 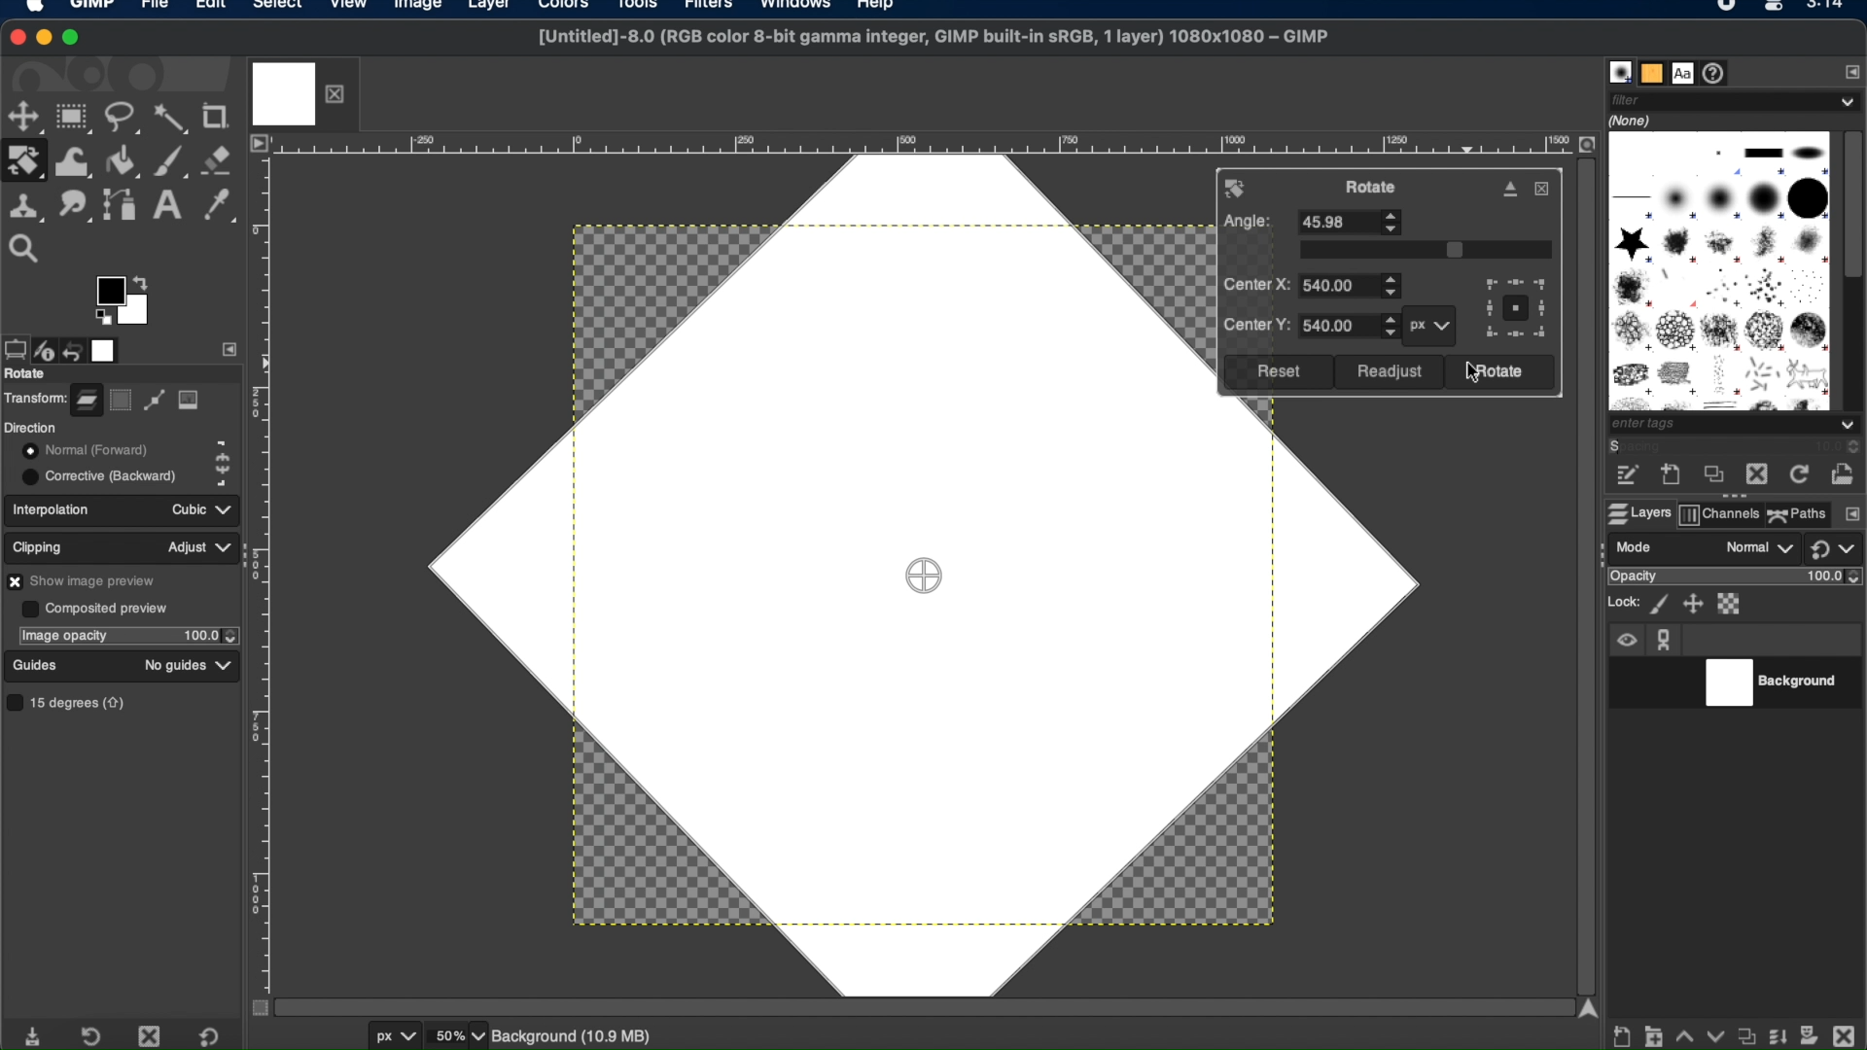 What do you see at coordinates (1714, 1035) in the screenshot?
I see `lower this layer` at bounding box center [1714, 1035].